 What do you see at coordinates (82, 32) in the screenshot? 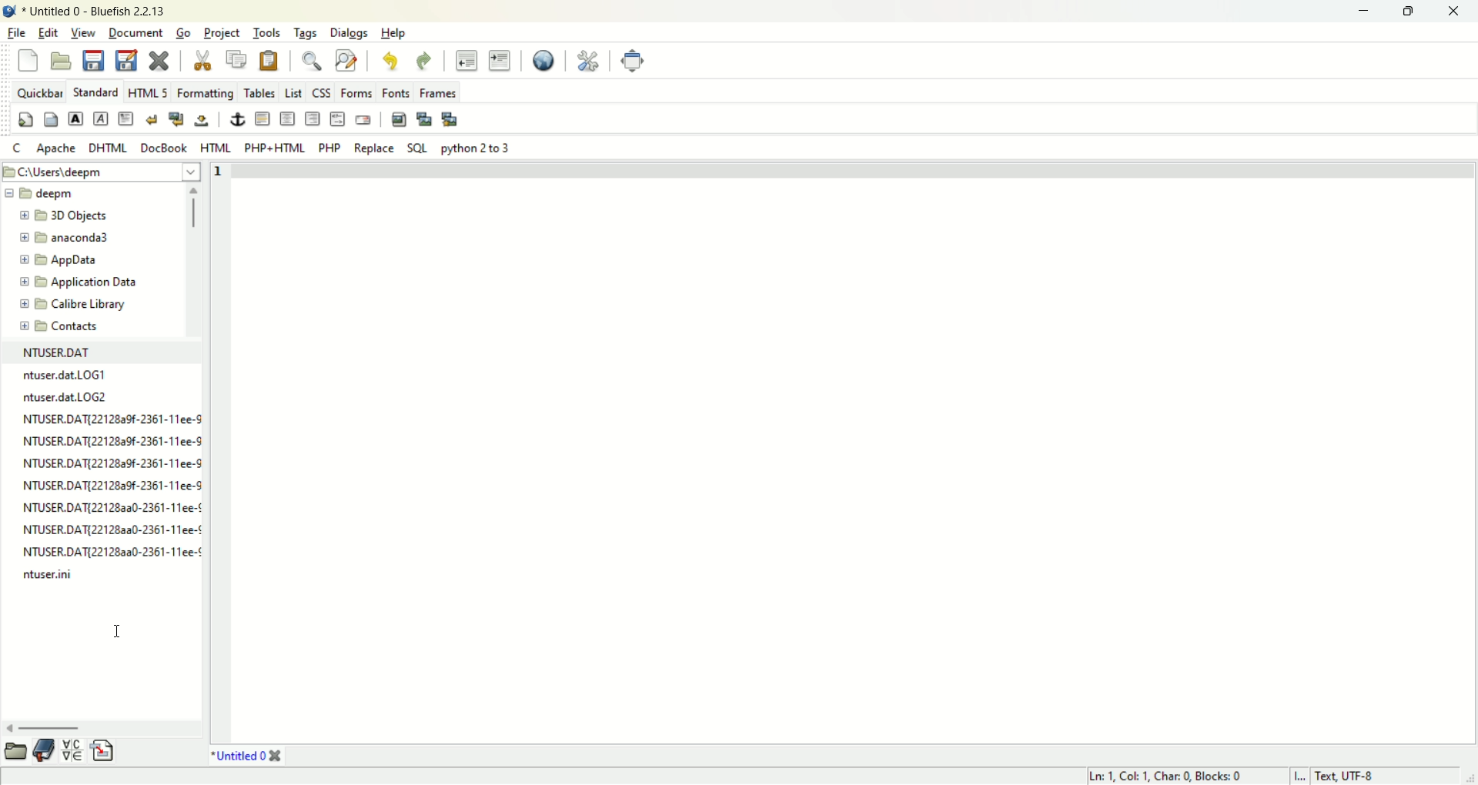
I see `view` at bounding box center [82, 32].